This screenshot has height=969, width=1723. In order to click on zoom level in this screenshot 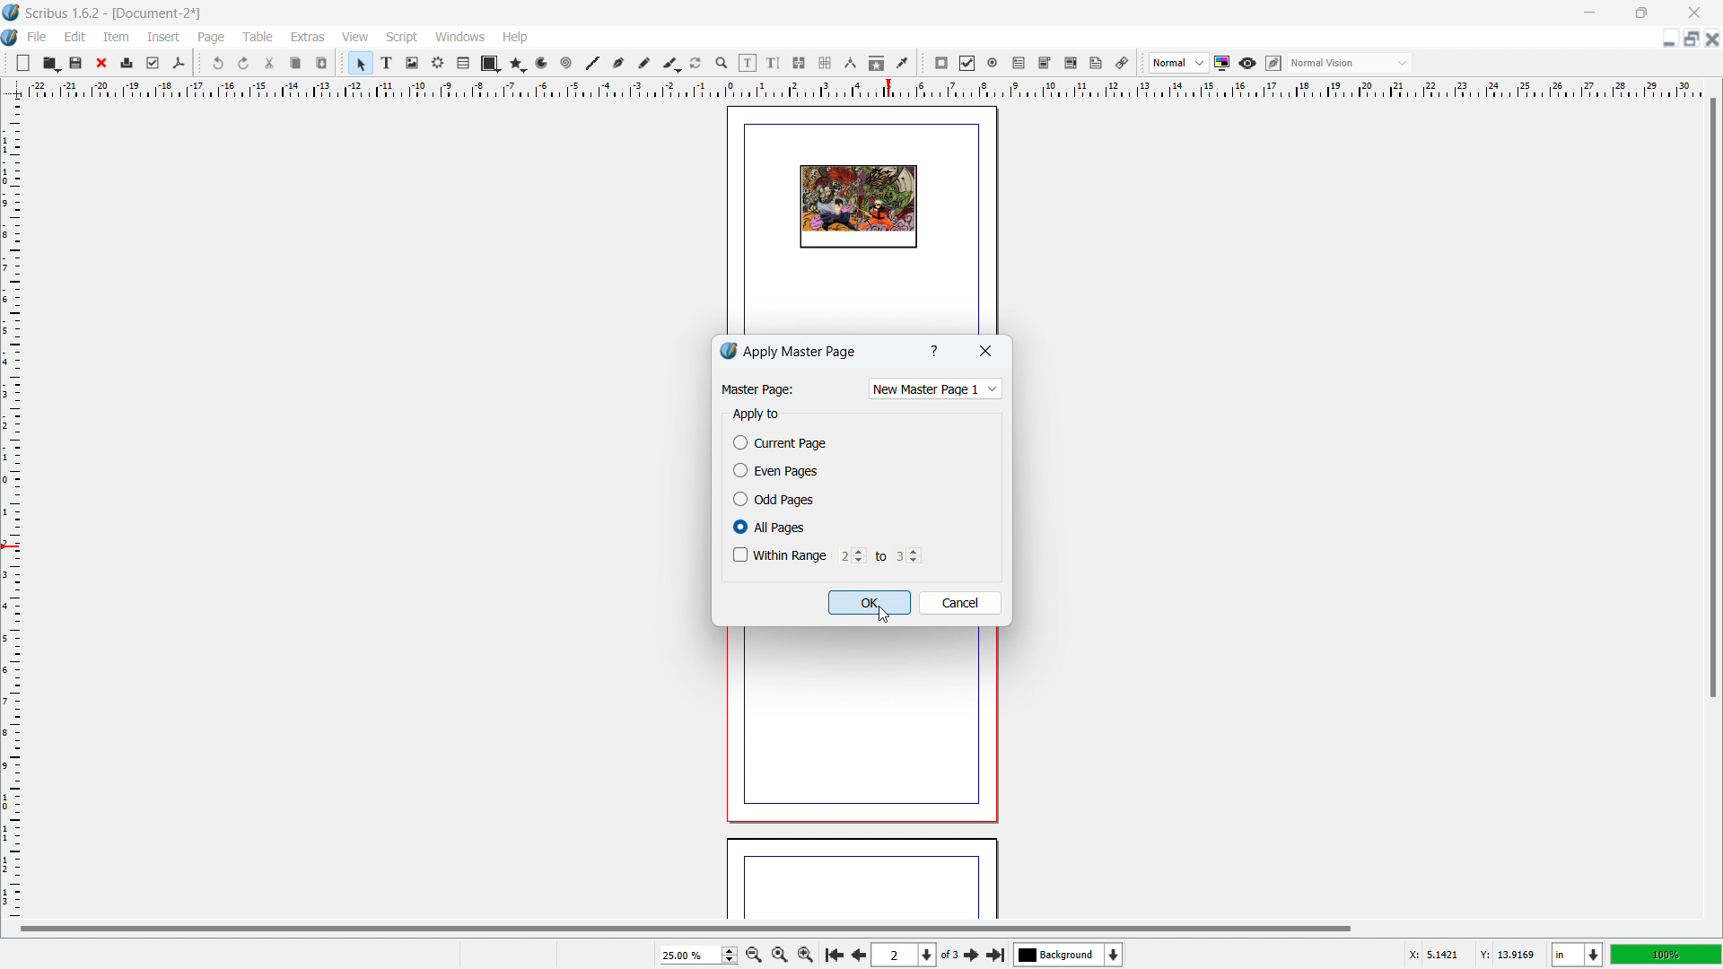, I will do `click(1666, 954)`.